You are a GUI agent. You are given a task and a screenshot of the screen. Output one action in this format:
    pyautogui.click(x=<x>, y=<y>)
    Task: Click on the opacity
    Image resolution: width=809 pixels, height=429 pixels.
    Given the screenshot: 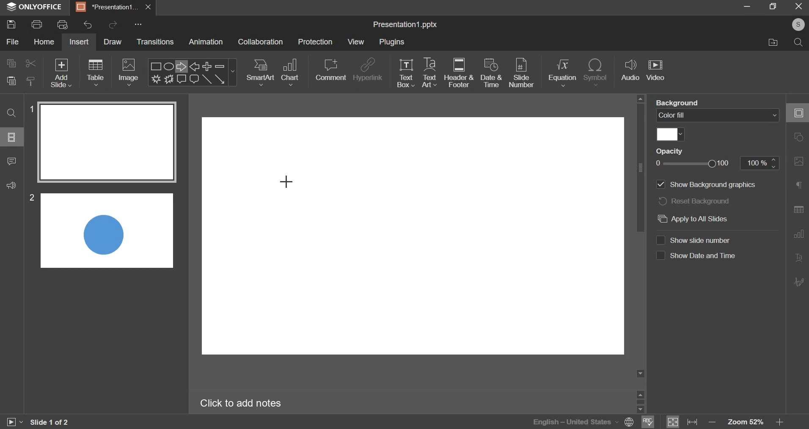 What is the action you would take?
    pyautogui.click(x=673, y=151)
    